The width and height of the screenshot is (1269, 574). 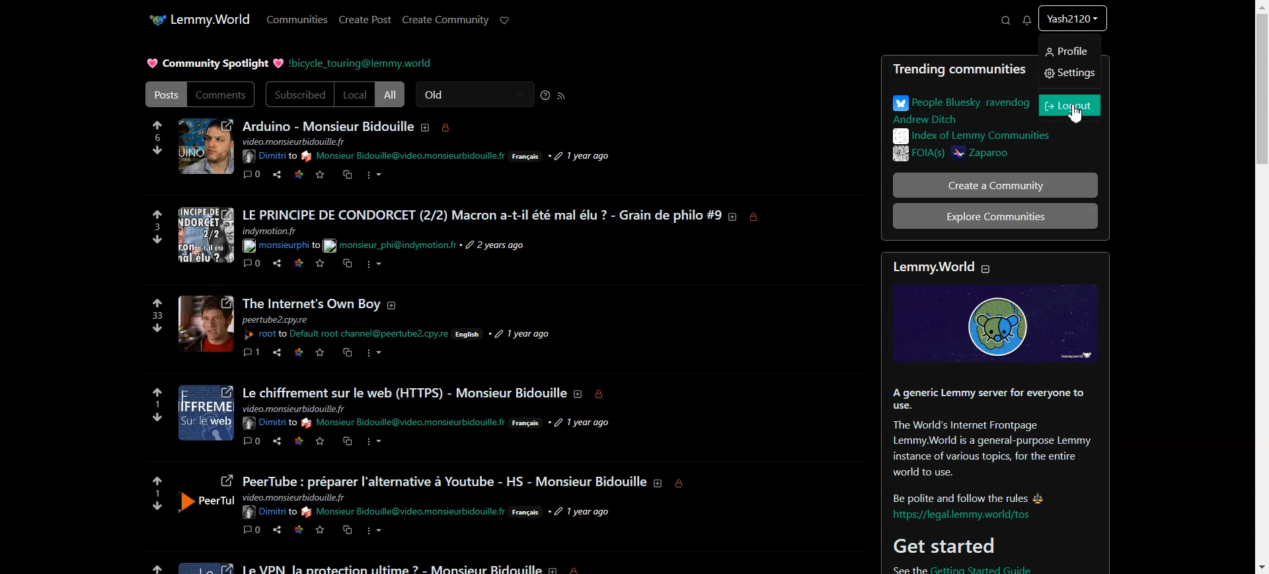 I want to click on share, so click(x=278, y=353).